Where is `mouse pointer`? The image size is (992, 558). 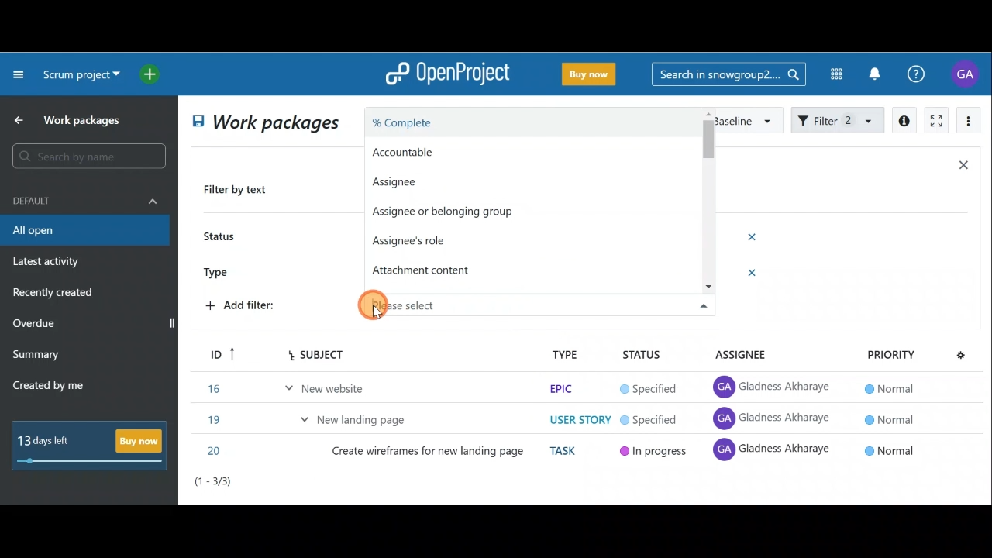 mouse pointer is located at coordinates (377, 312).